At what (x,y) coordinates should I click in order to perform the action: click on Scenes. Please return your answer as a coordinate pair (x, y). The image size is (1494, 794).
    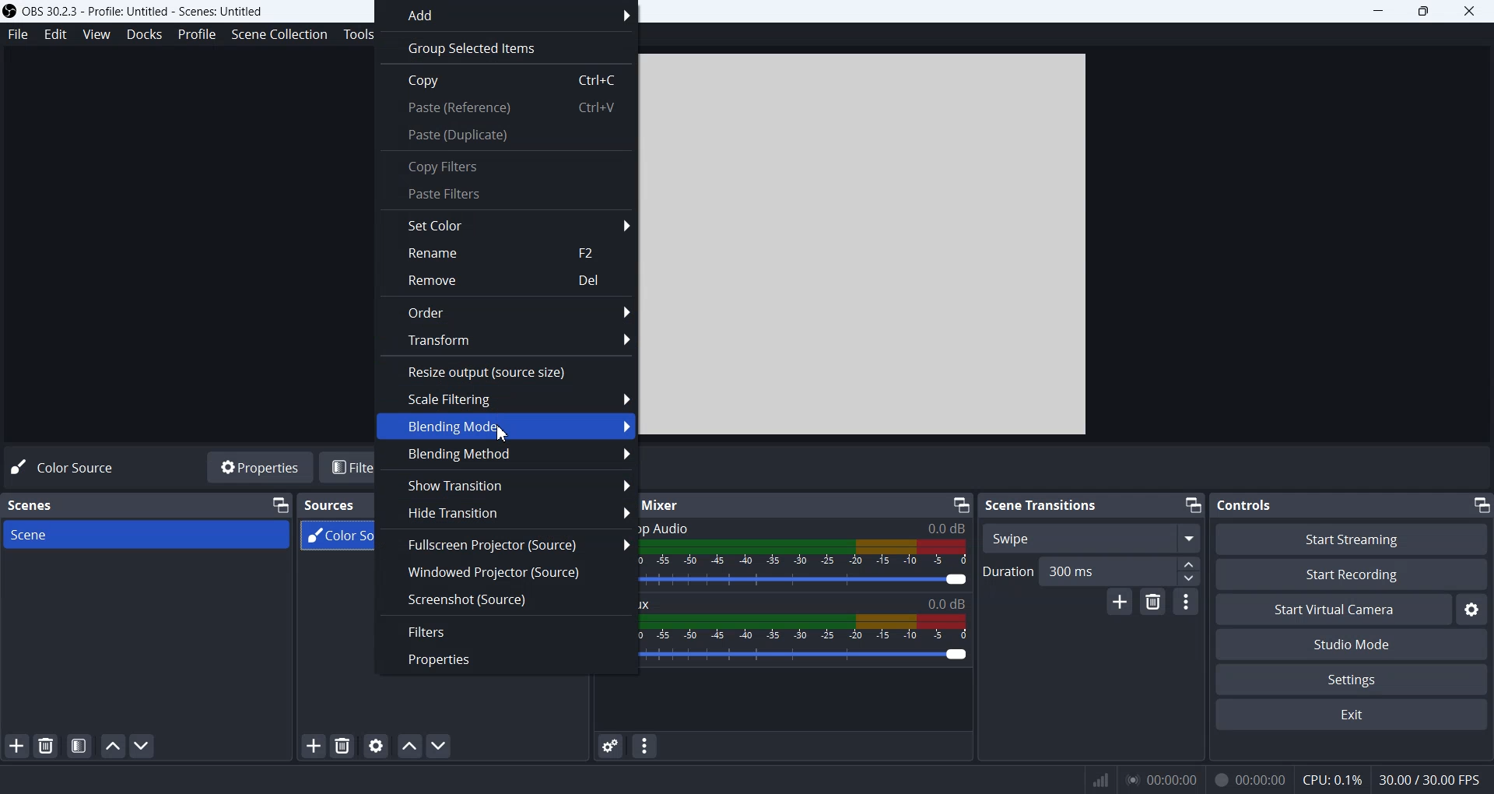
    Looking at the image, I should click on (33, 504).